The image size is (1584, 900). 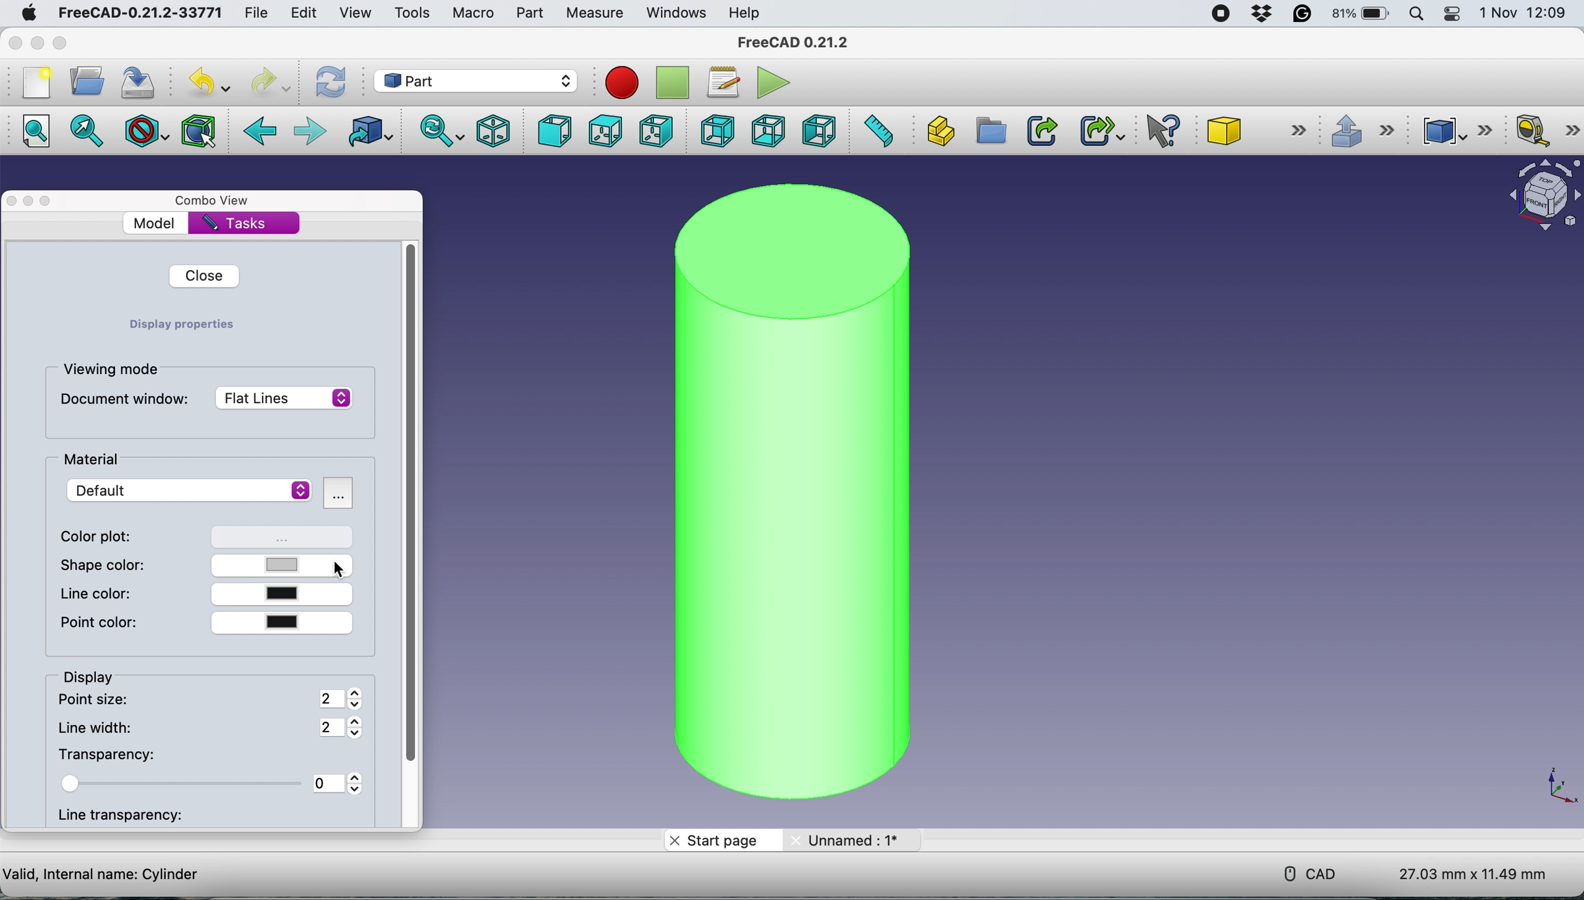 What do you see at coordinates (353, 14) in the screenshot?
I see `view` at bounding box center [353, 14].